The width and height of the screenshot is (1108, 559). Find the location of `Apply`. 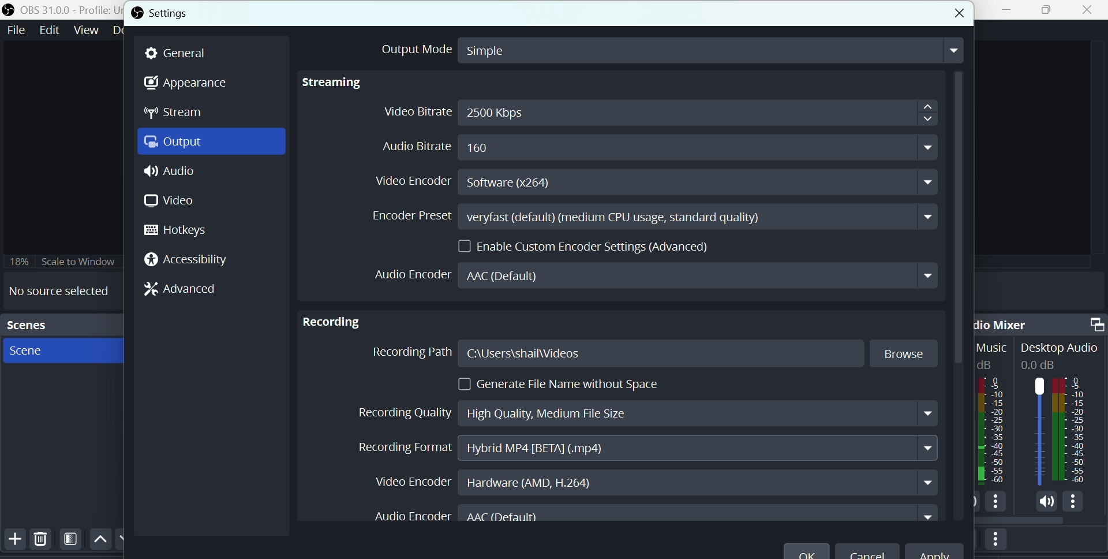

Apply is located at coordinates (933, 548).